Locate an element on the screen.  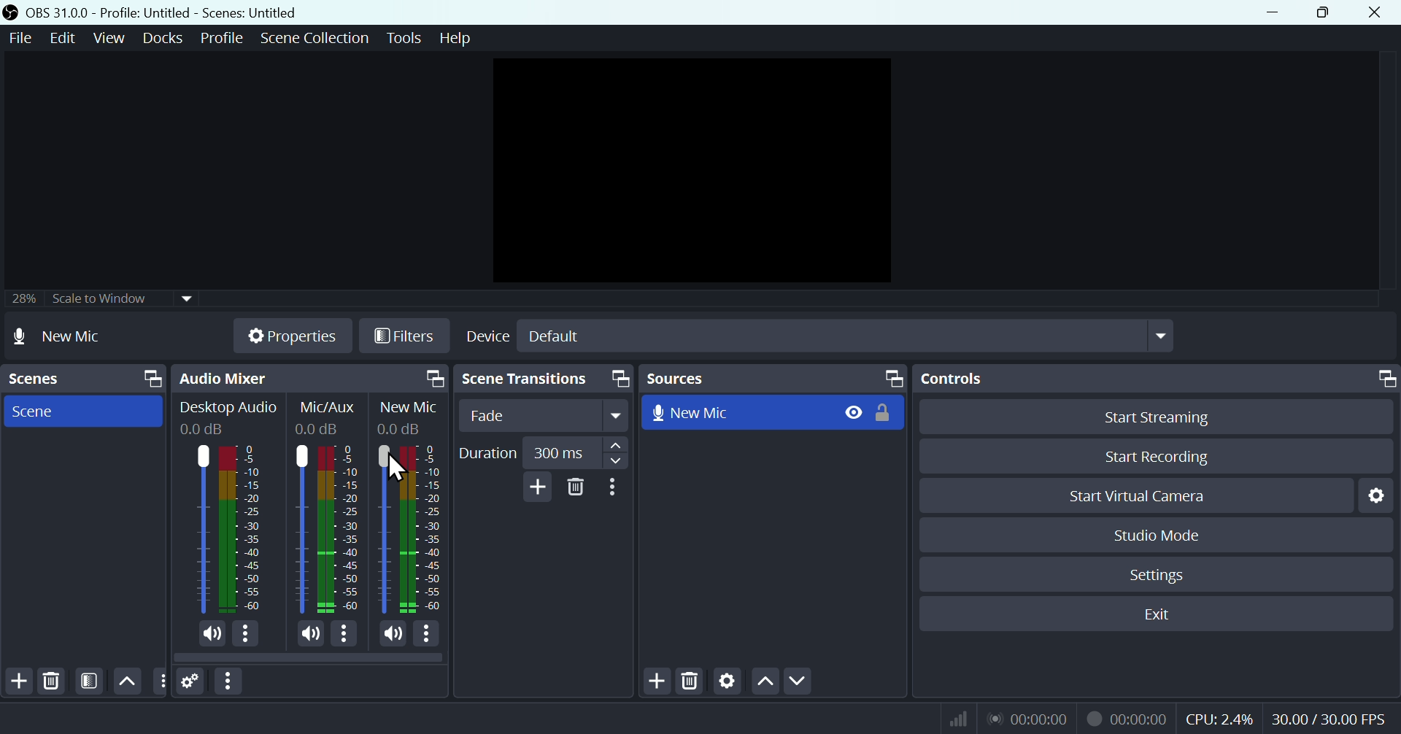
Edit is located at coordinates (60, 38).